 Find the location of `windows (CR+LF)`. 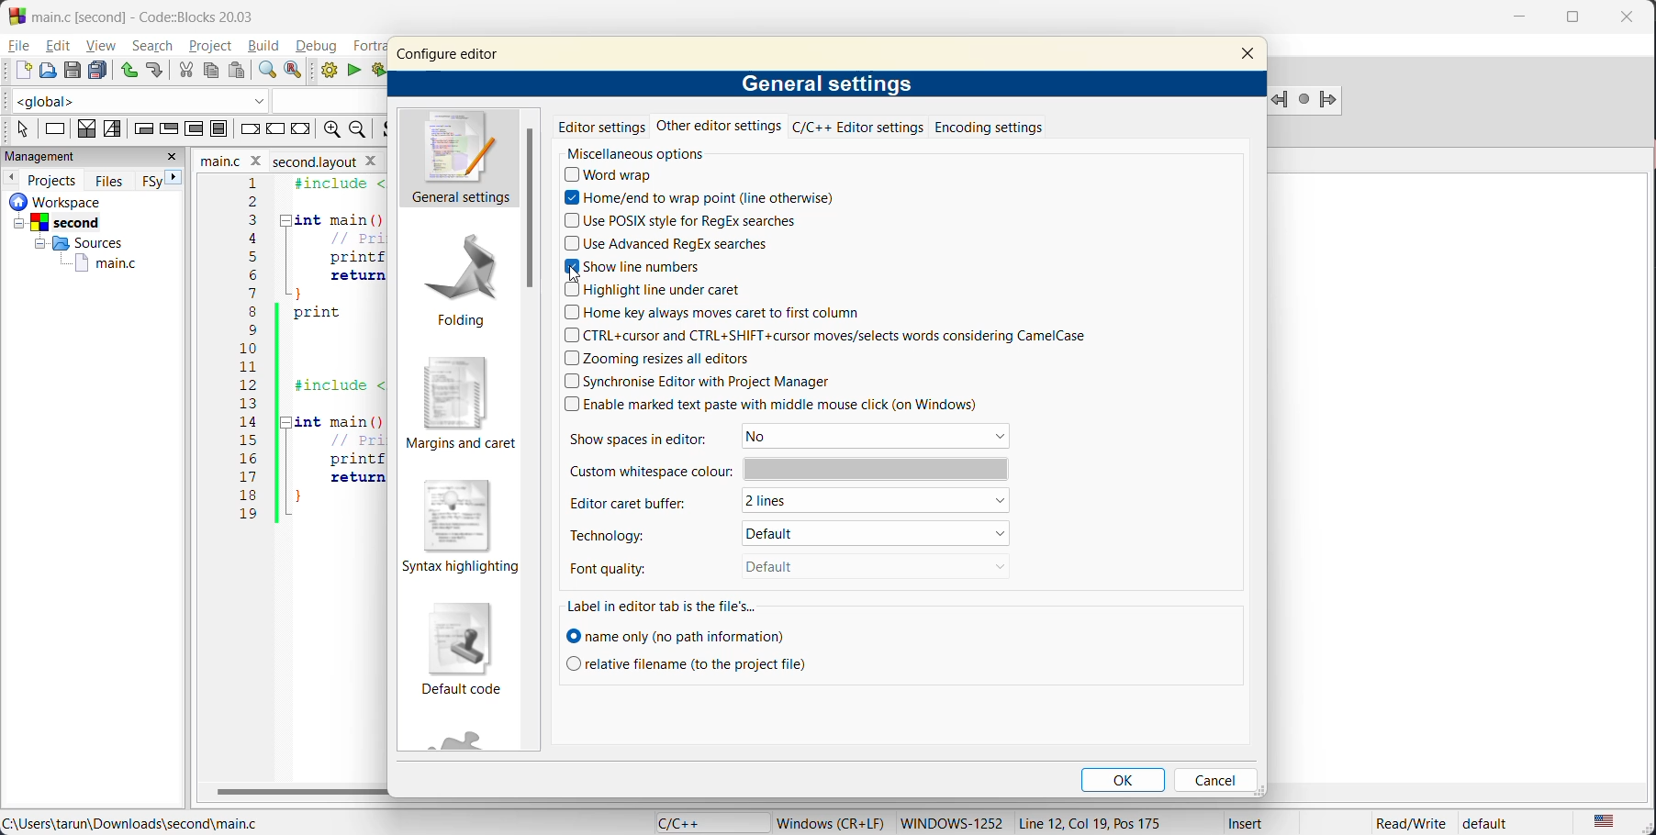

windows (CR+LF) is located at coordinates (832, 822).